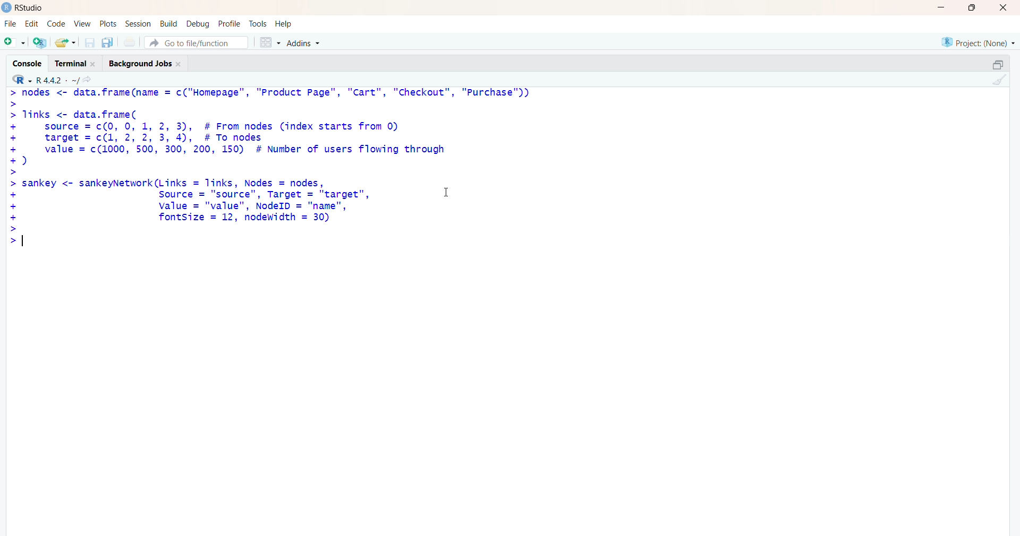 The height and width of the screenshot is (536, 1020). What do you see at coordinates (73, 63) in the screenshot?
I see `terminal` at bounding box center [73, 63].